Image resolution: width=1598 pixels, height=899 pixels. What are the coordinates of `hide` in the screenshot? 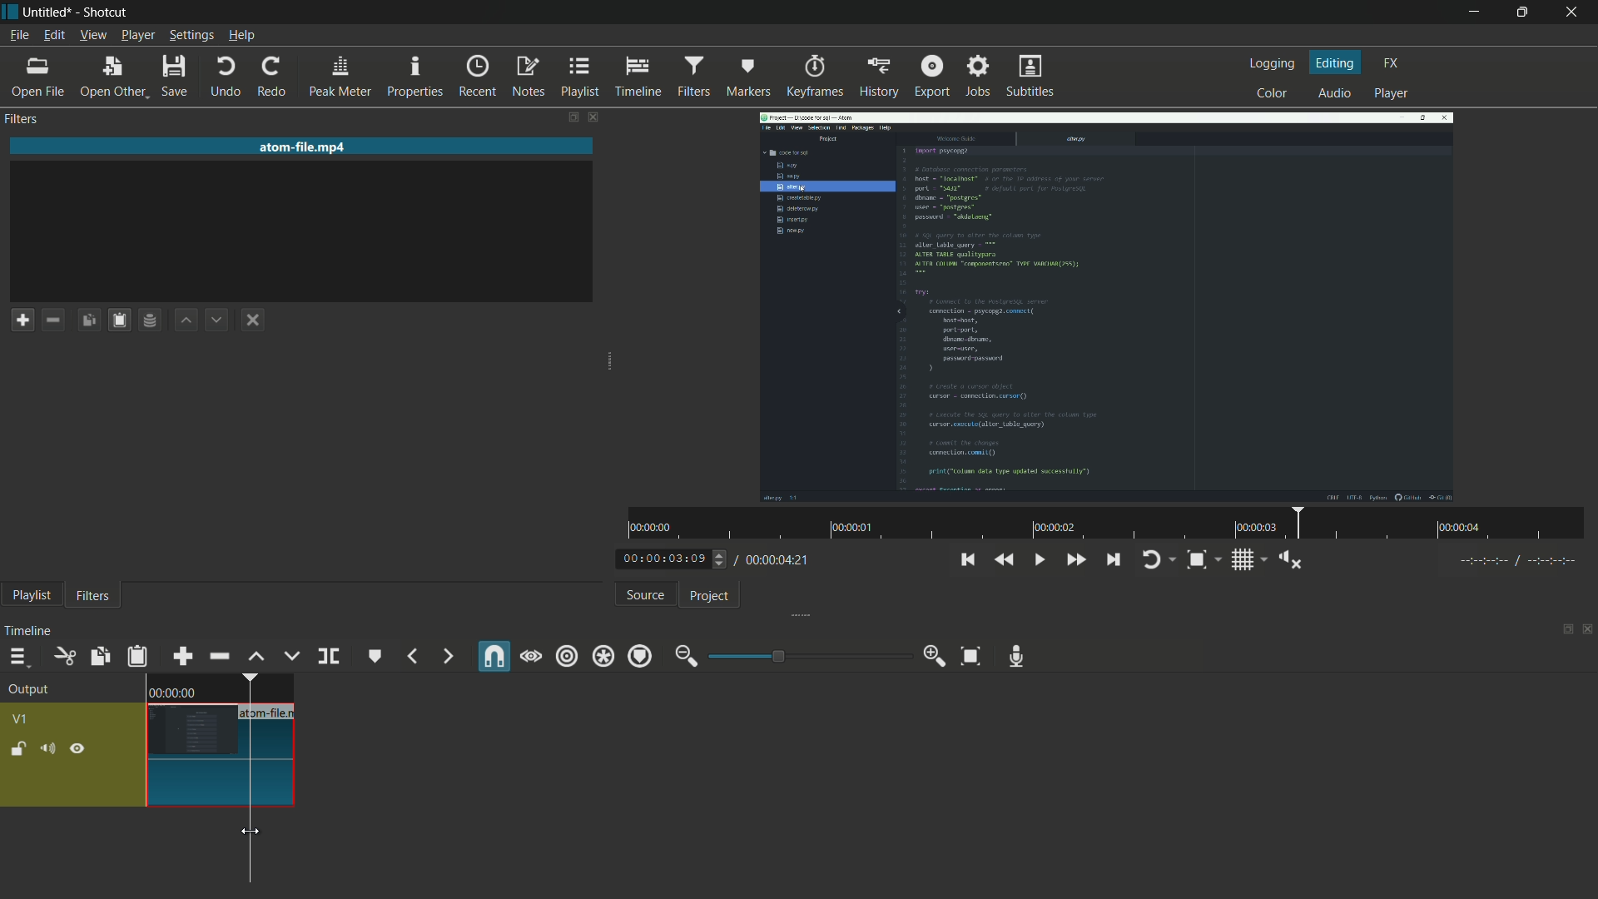 It's located at (77, 750).